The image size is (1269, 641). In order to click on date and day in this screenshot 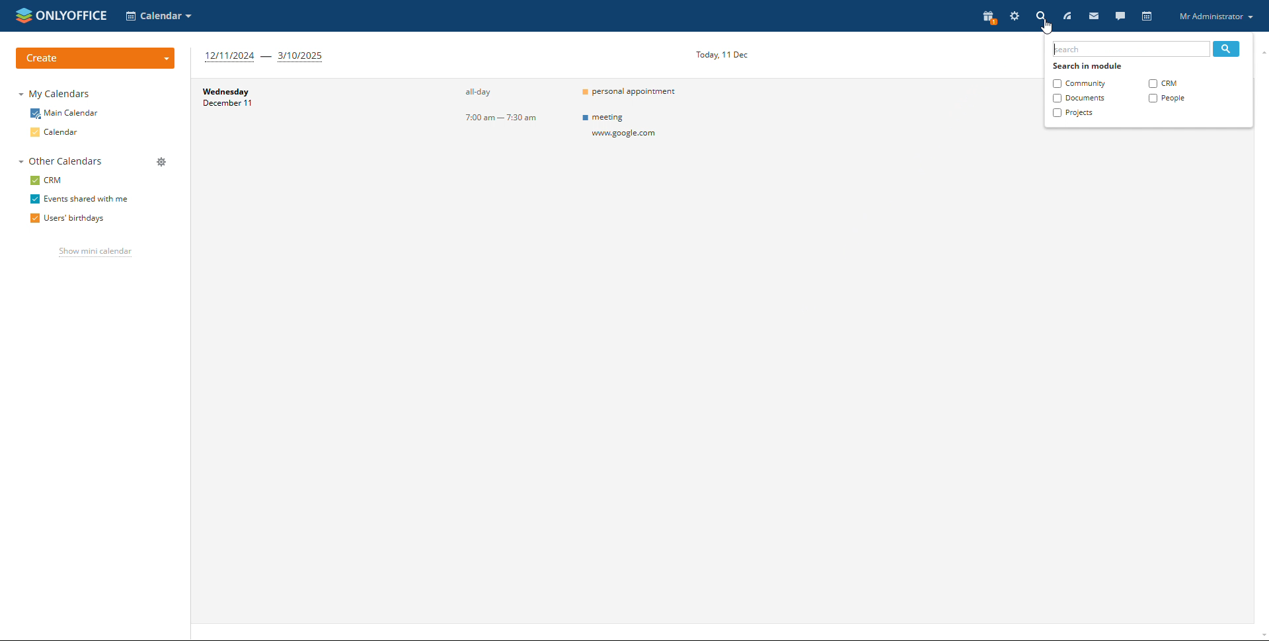, I will do `click(293, 129)`.